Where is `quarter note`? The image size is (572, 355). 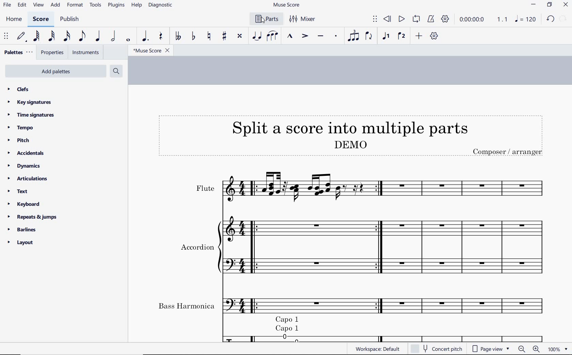
quarter note is located at coordinates (99, 35).